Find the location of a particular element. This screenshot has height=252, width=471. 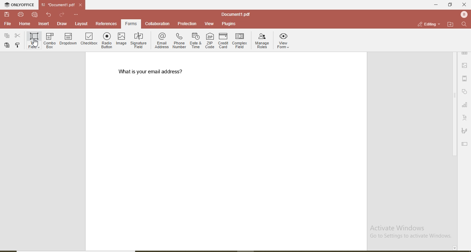

text field is located at coordinates (33, 40).